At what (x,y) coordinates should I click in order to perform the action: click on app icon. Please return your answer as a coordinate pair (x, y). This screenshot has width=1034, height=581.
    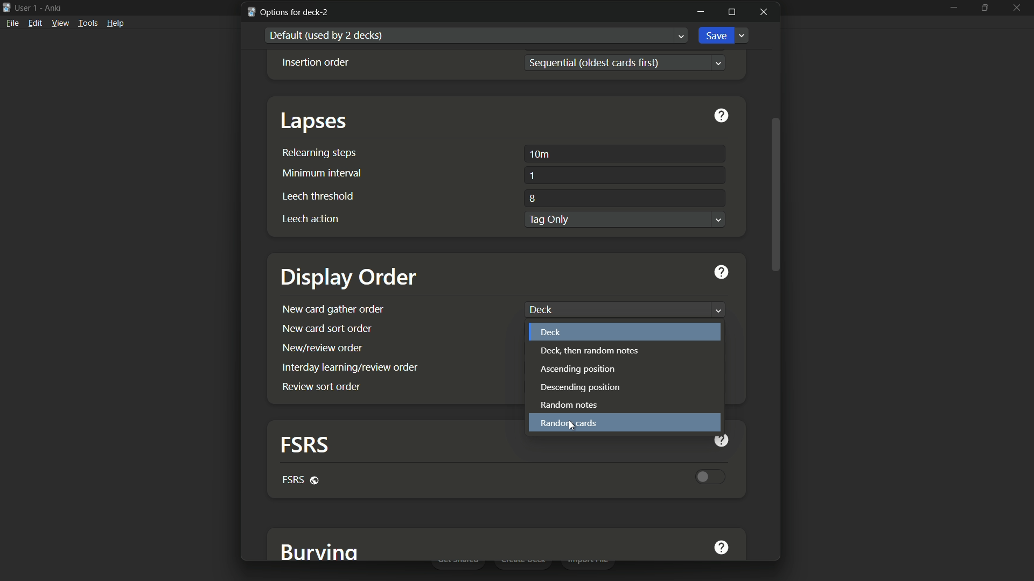
    Looking at the image, I should click on (6, 7).